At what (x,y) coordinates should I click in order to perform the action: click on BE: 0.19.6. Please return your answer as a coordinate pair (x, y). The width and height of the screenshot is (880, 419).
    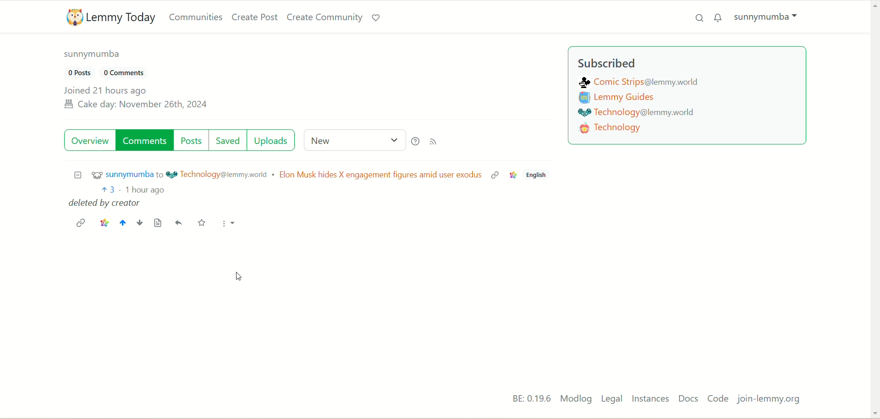
    Looking at the image, I should click on (525, 399).